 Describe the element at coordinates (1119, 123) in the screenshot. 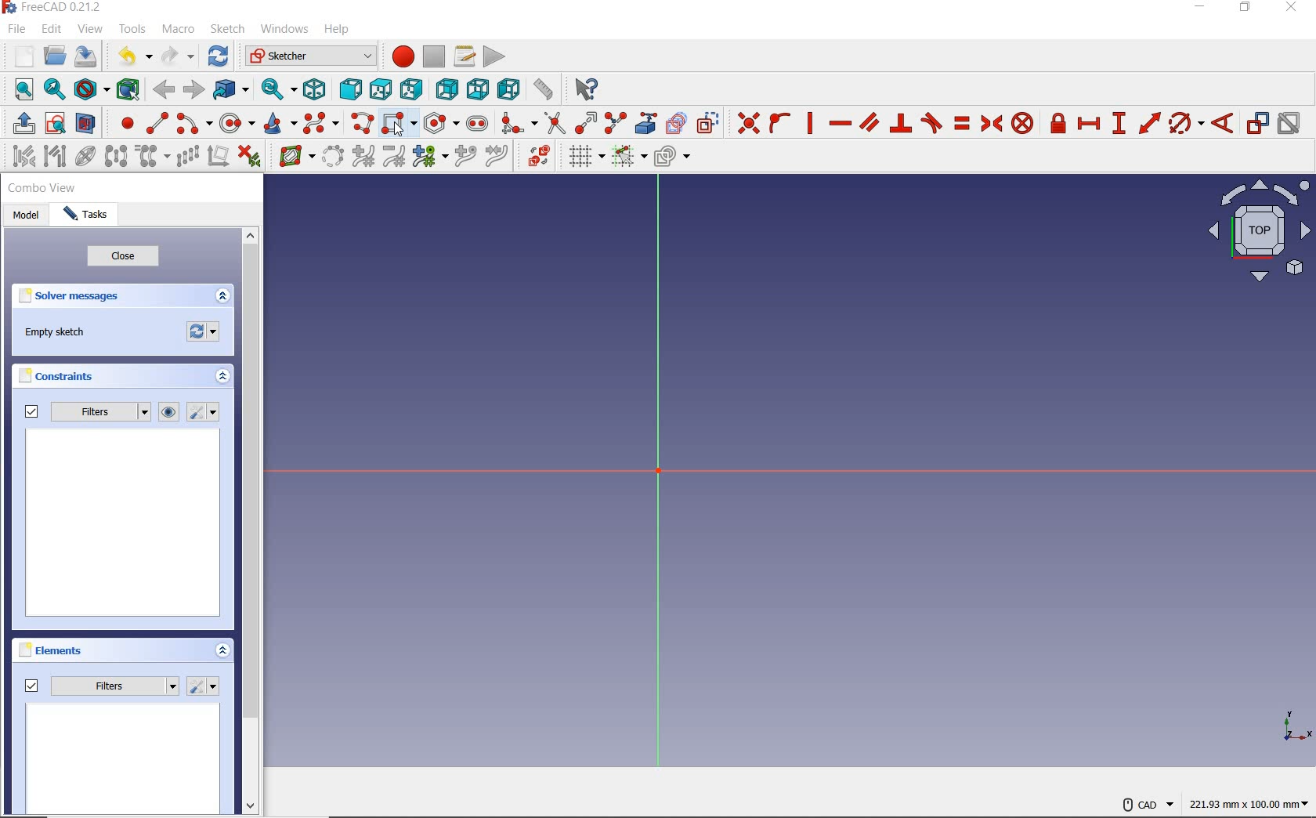

I see `constrain vertical distance` at that location.